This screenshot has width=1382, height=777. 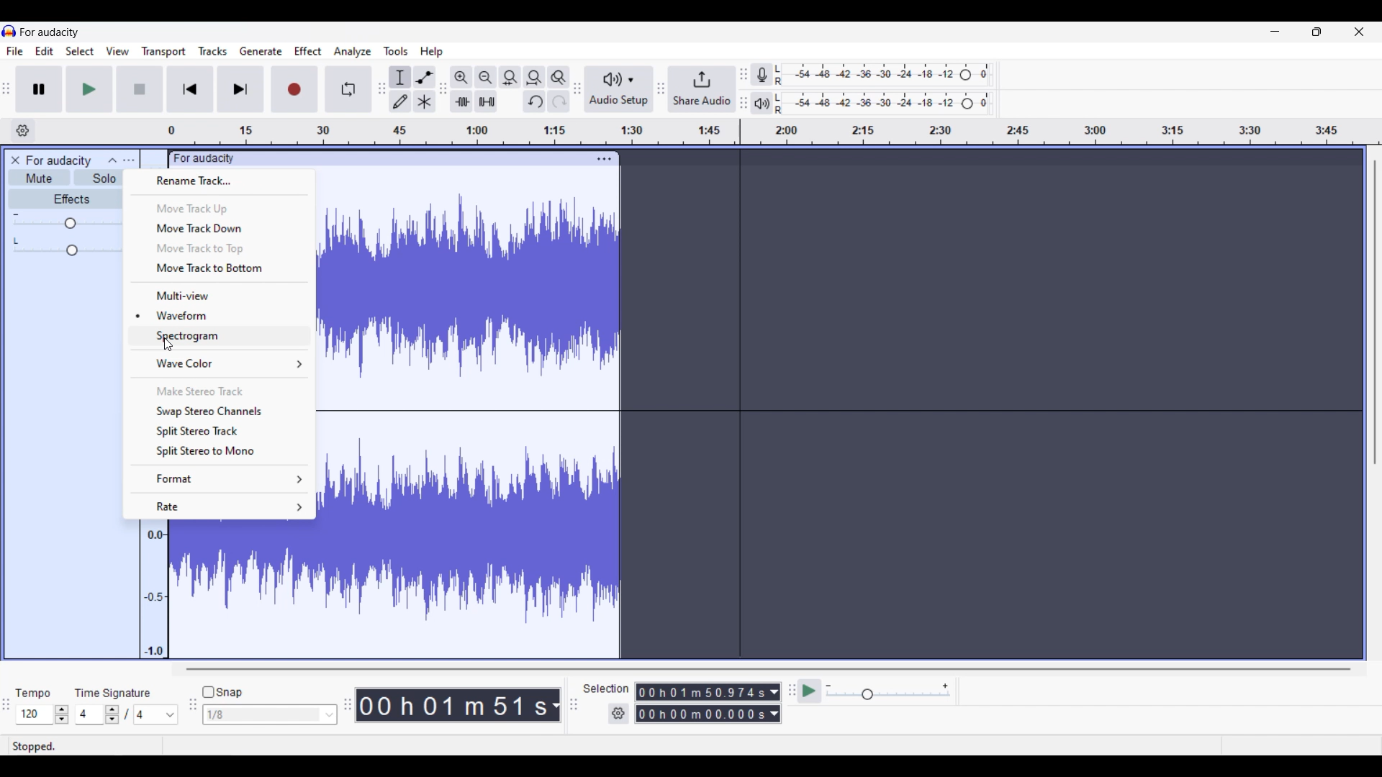 What do you see at coordinates (220, 451) in the screenshot?
I see `Split stereo to mono` at bounding box center [220, 451].